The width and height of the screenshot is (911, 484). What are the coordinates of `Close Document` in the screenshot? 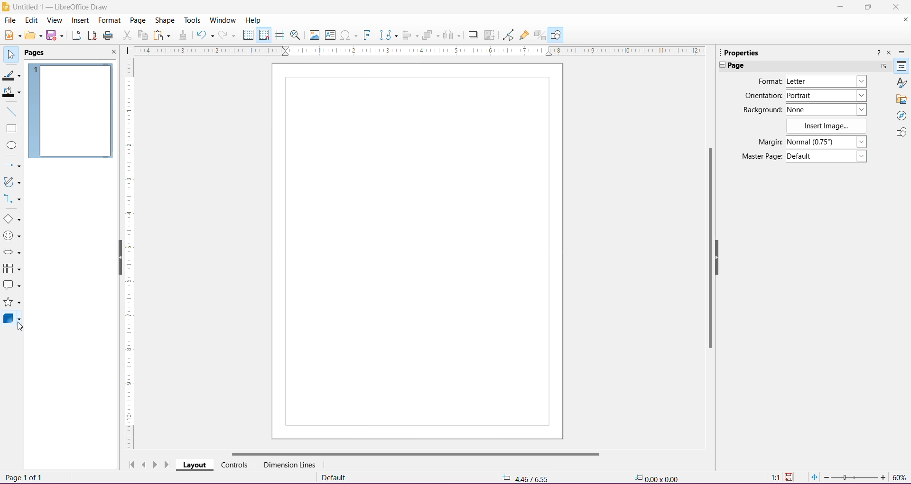 It's located at (903, 21).